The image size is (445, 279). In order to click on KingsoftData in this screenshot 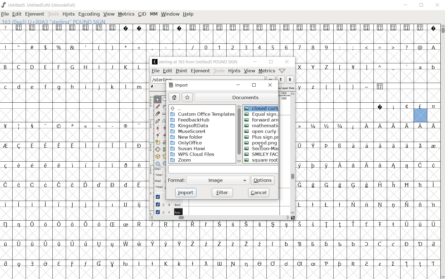, I will do `click(192, 125)`.